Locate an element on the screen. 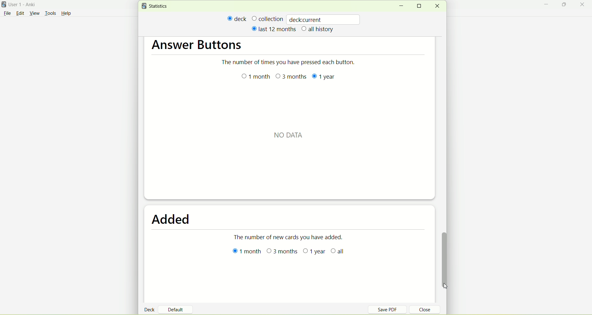 The image size is (592, 315). view is located at coordinates (35, 14).